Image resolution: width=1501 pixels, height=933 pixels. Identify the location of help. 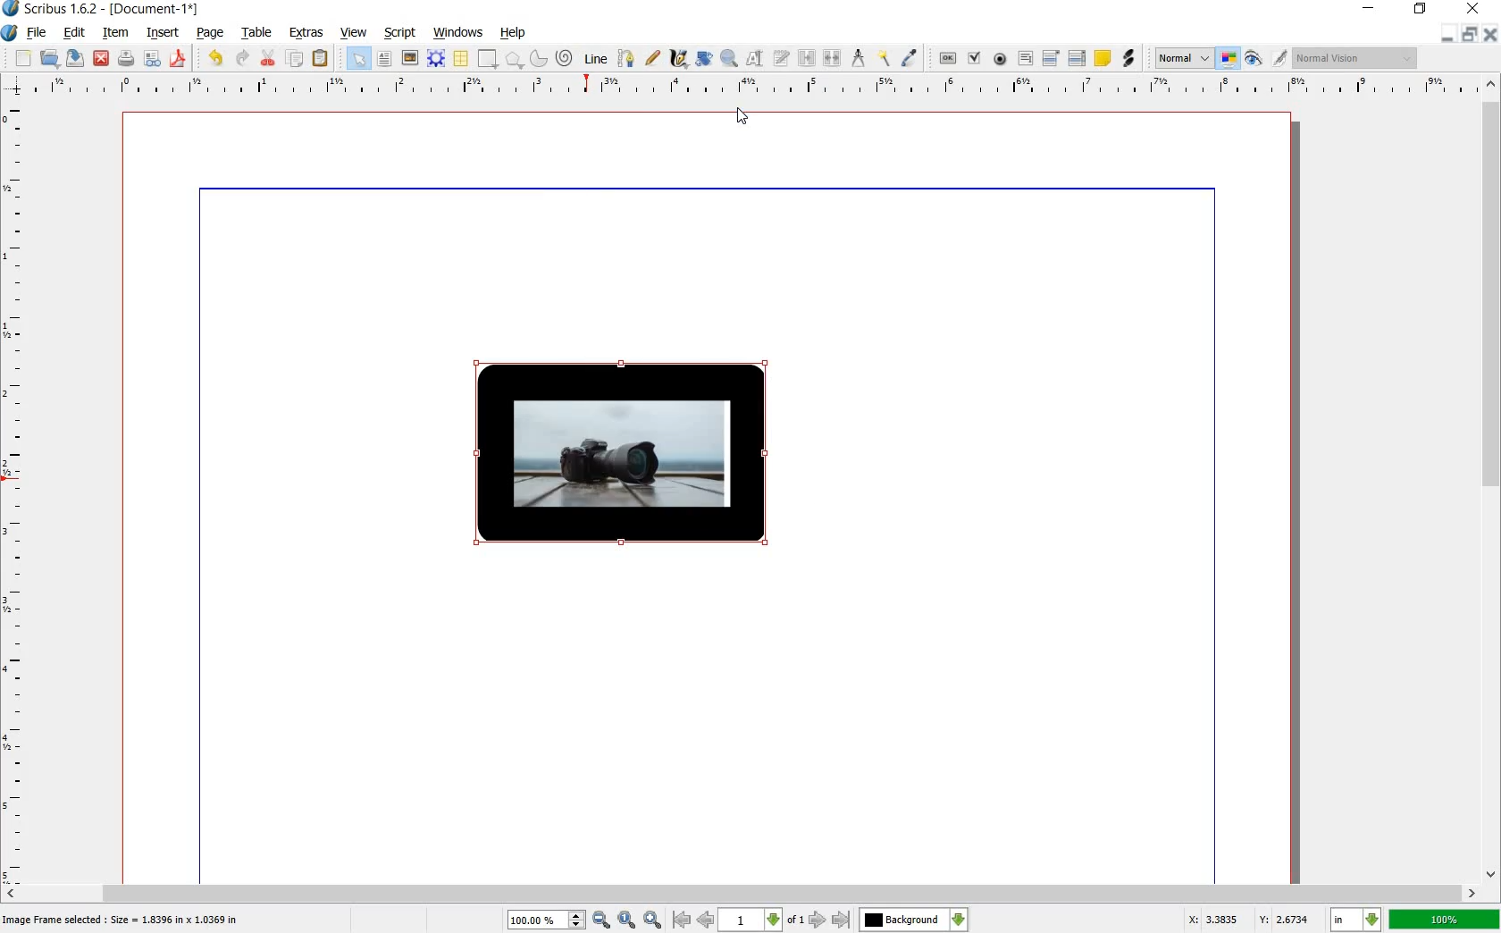
(514, 34).